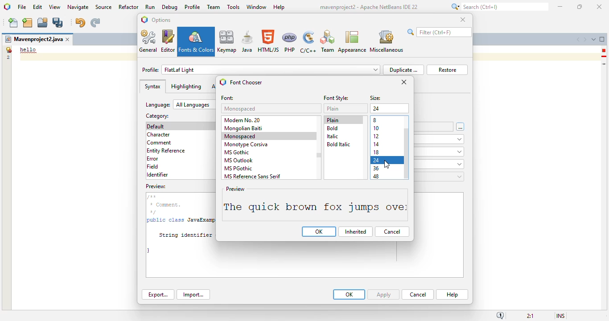  I want to click on open project, so click(43, 23).